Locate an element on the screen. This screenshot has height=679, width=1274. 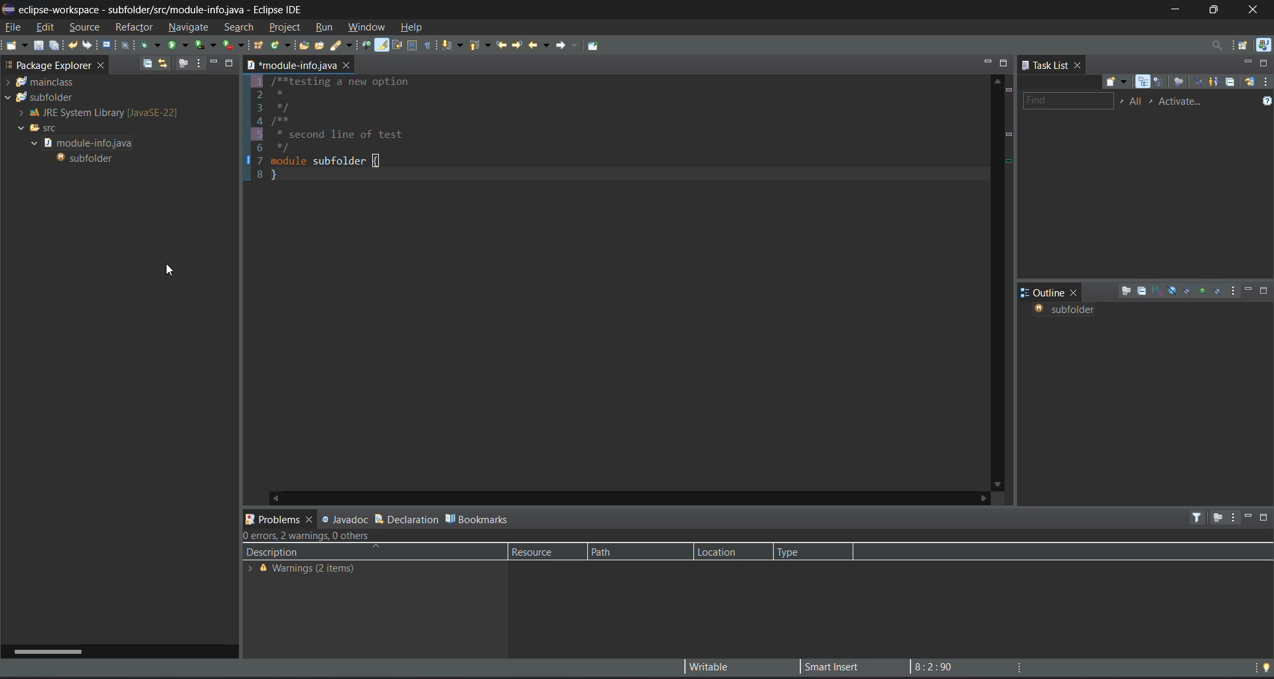
file is located at coordinates (15, 27).